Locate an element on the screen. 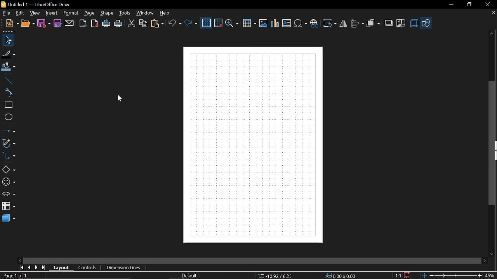  Scroll is located at coordinates (252, 260).